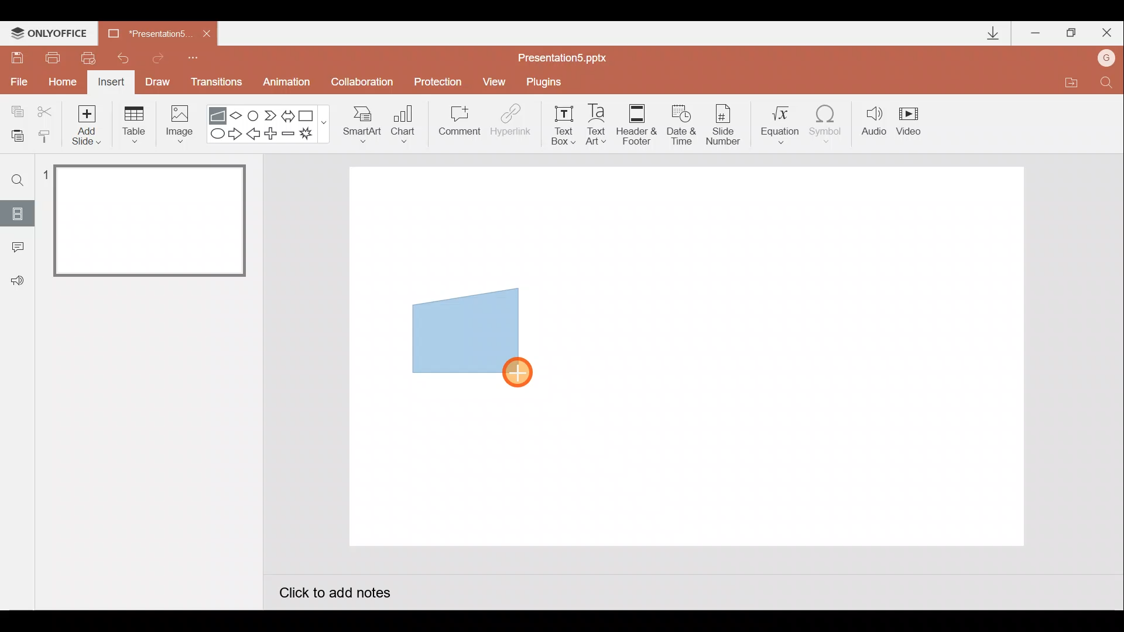 The image size is (1124, 632). What do you see at coordinates (16, 56) in the screenshot?
I see `Save` at bounding box center [16, 56].